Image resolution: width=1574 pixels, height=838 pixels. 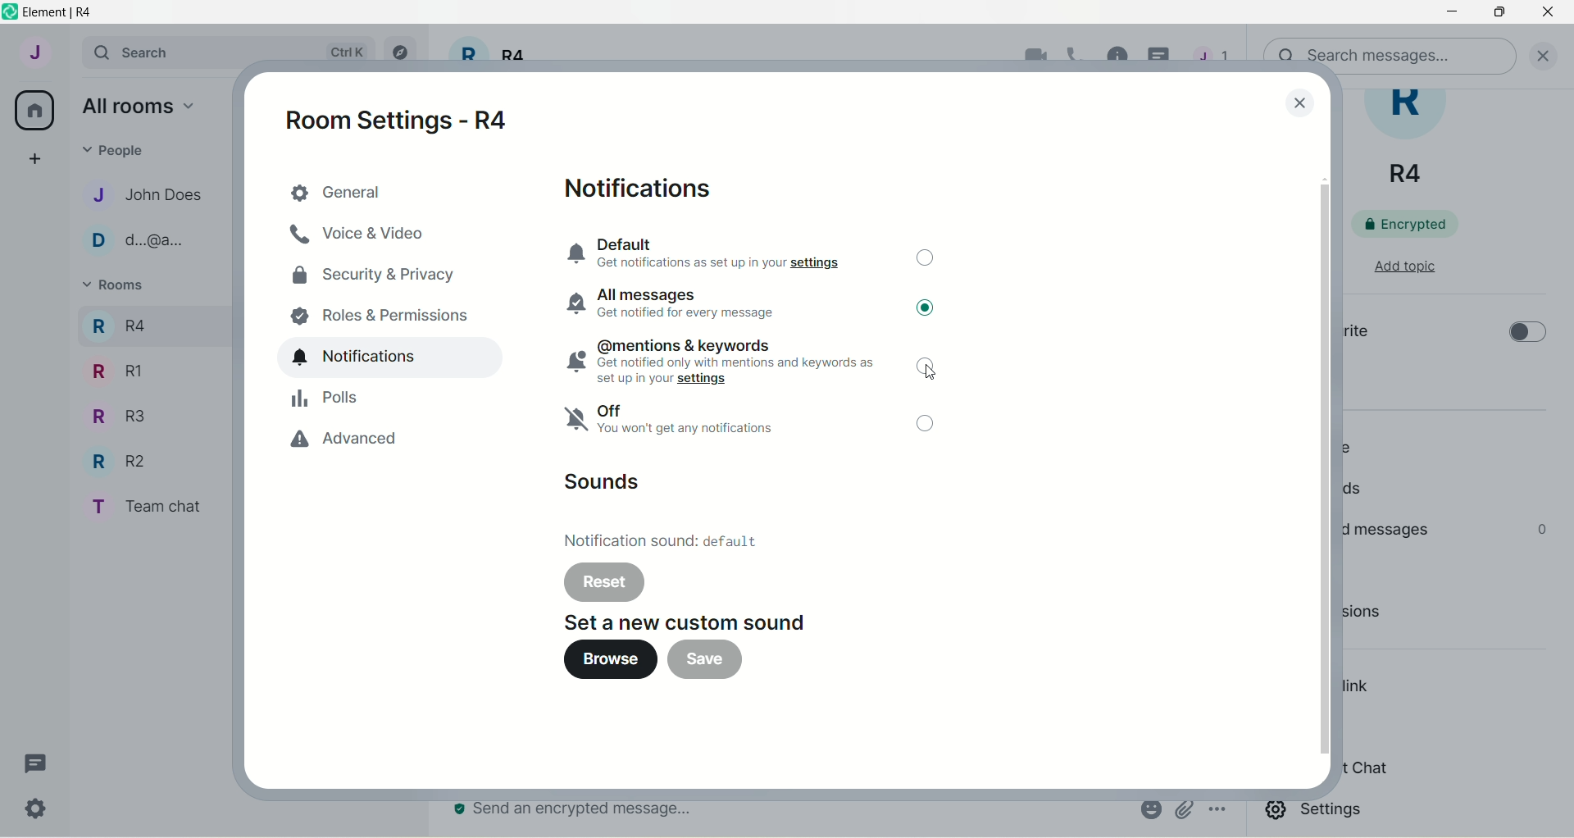 I want to click on R RI, so click(x=117, y=371).